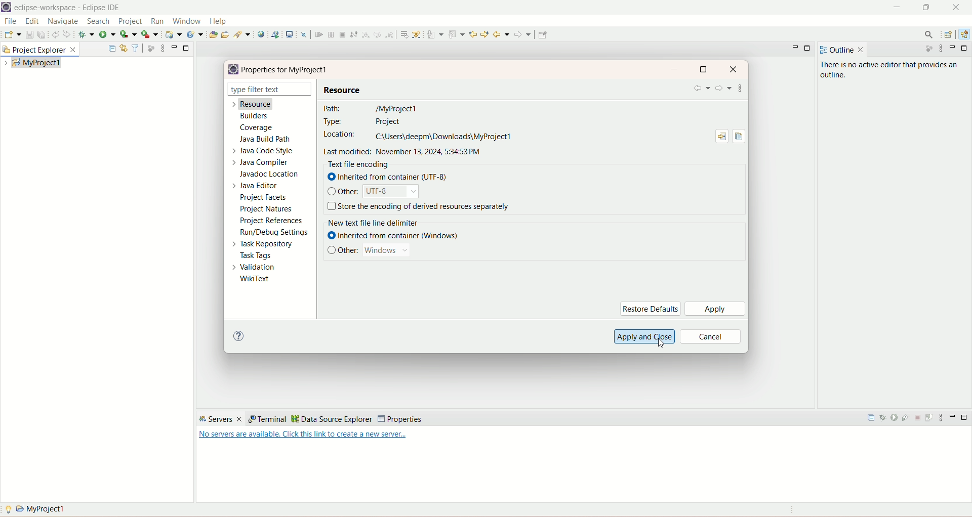  What do you see at coordinates (965, 34) in the screenshot?
I see `java EE` at bounding box center [965, 34].